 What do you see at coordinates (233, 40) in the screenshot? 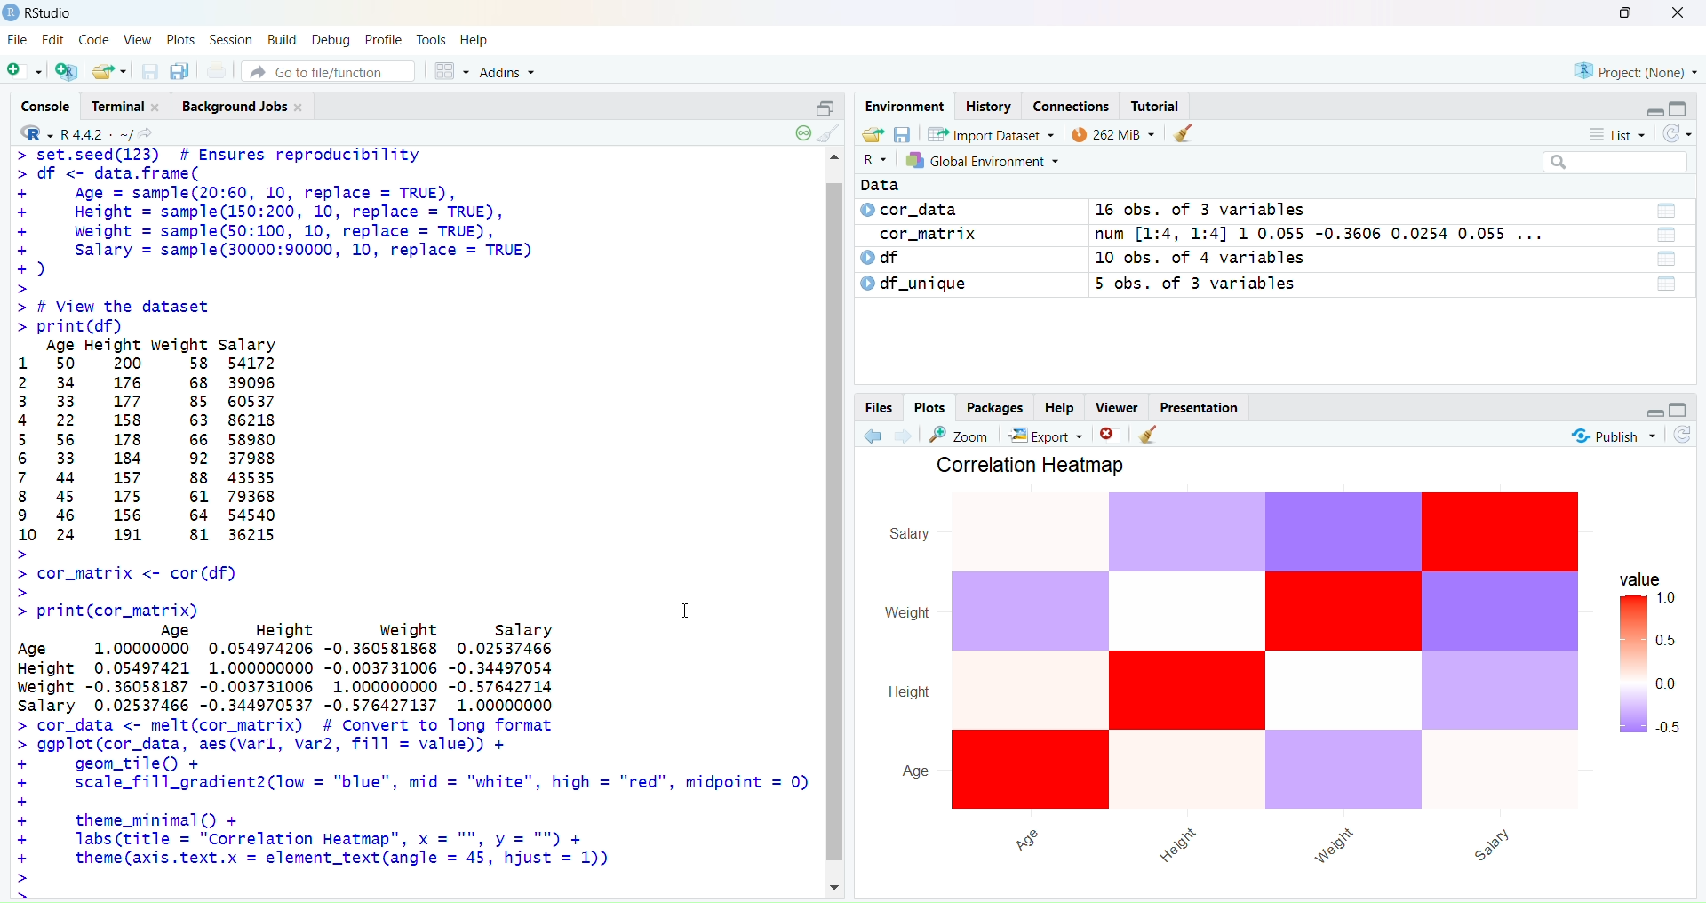
I see `Session` at bounding box center [233, 40].